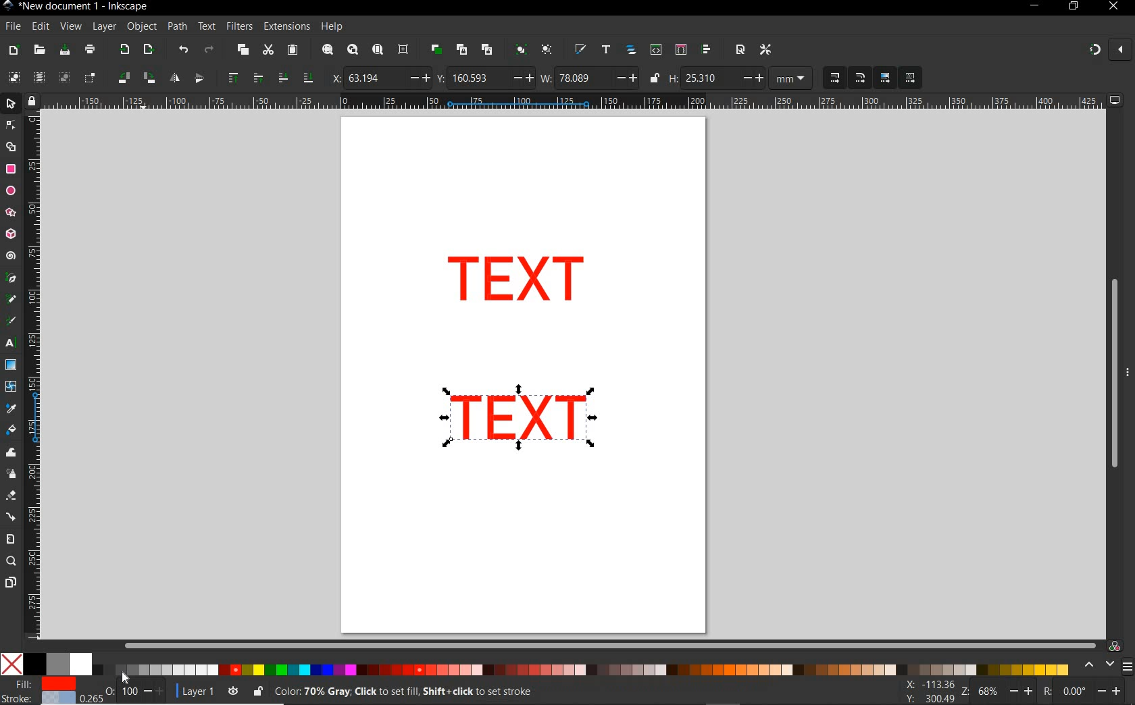 The height and width of the screenshot is (705, 1135). Describe the element at coordinates (847, 78) in the screenshot. I see `SCALING` at that location.